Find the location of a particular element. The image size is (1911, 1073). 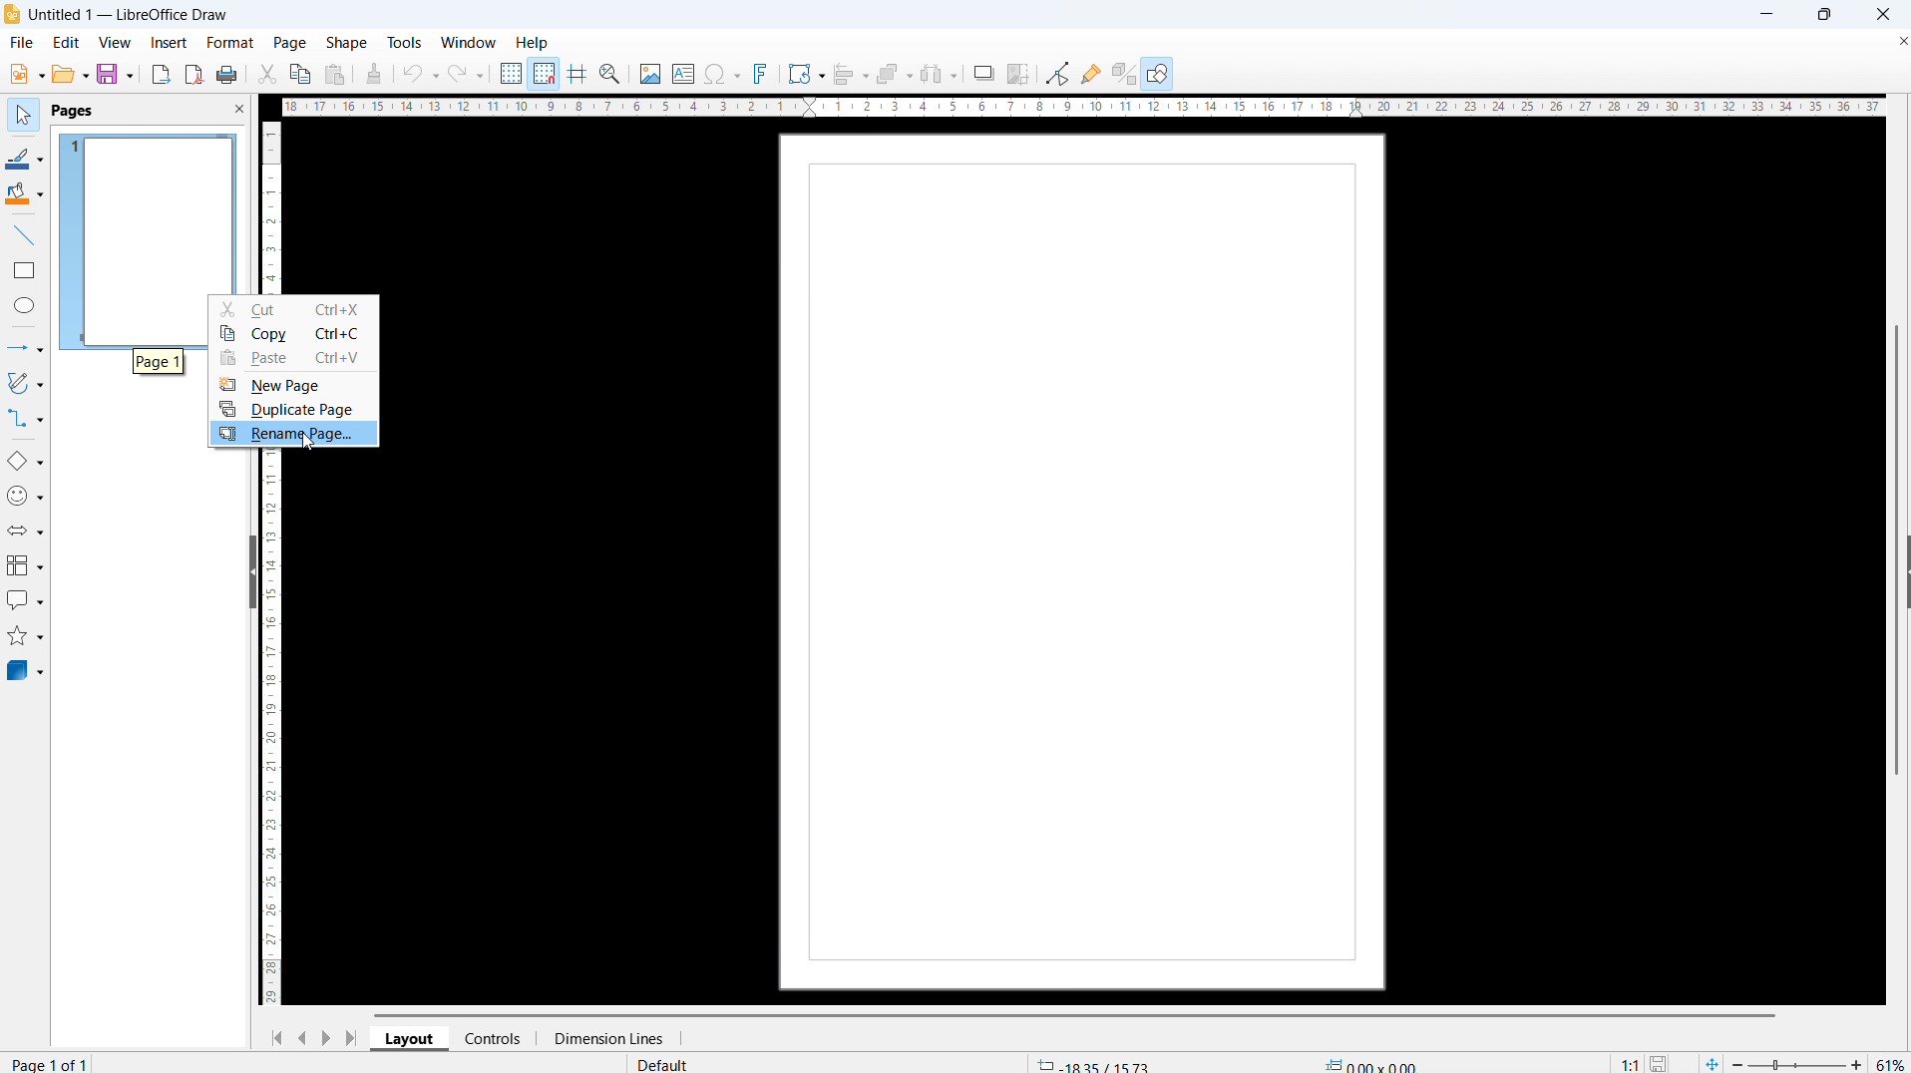

zoom is located at coordinates (610, 73).